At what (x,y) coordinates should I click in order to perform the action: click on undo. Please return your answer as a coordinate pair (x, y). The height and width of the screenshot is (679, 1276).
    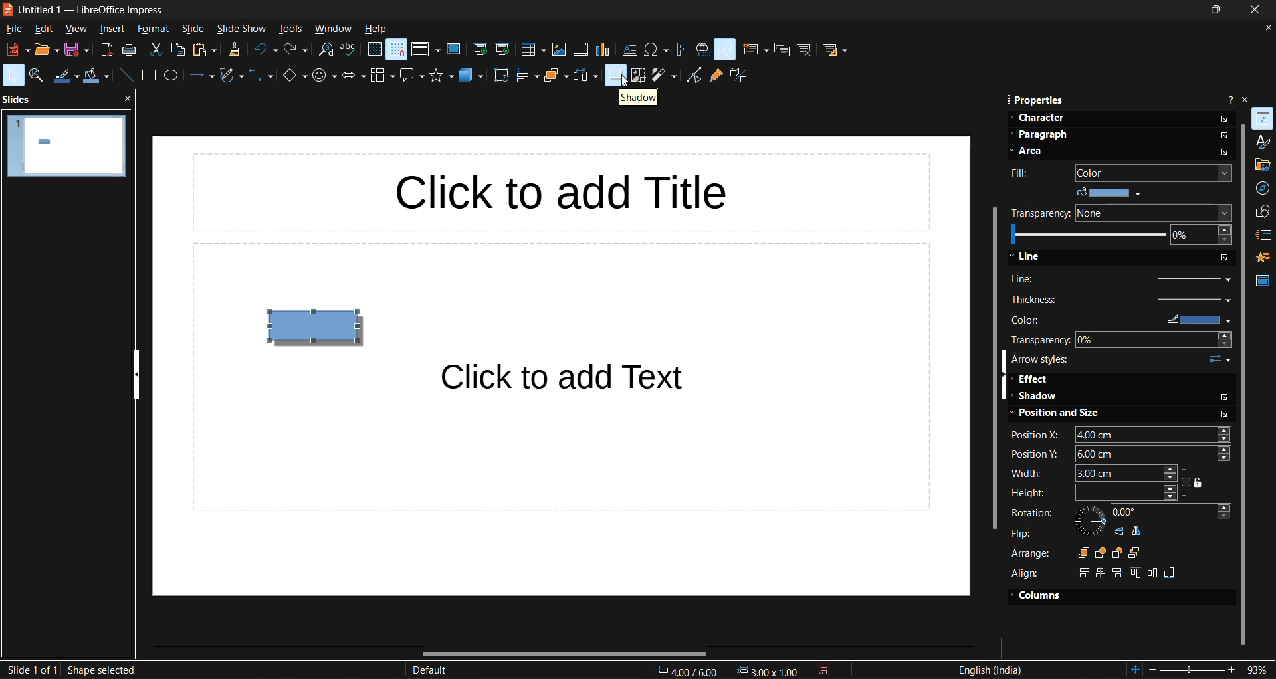
    Looking at the image, I should click on (263, 50).